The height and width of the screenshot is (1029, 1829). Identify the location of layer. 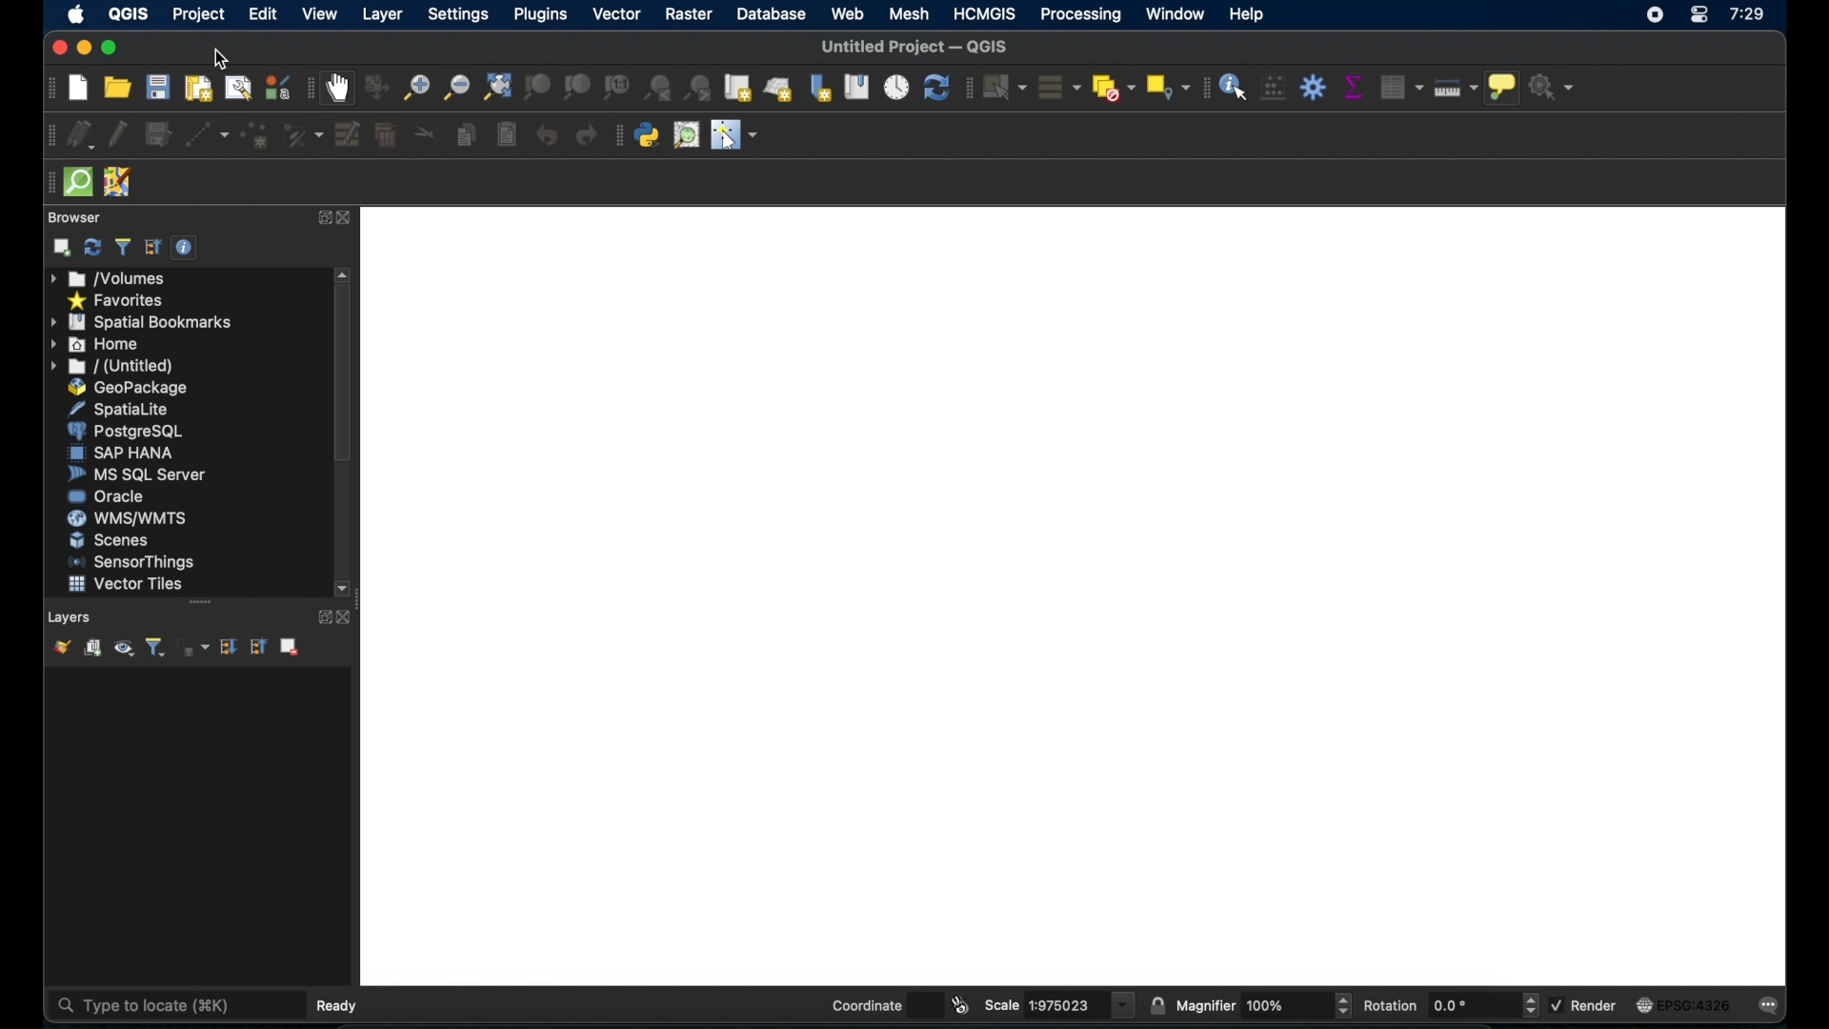
(381, 14).